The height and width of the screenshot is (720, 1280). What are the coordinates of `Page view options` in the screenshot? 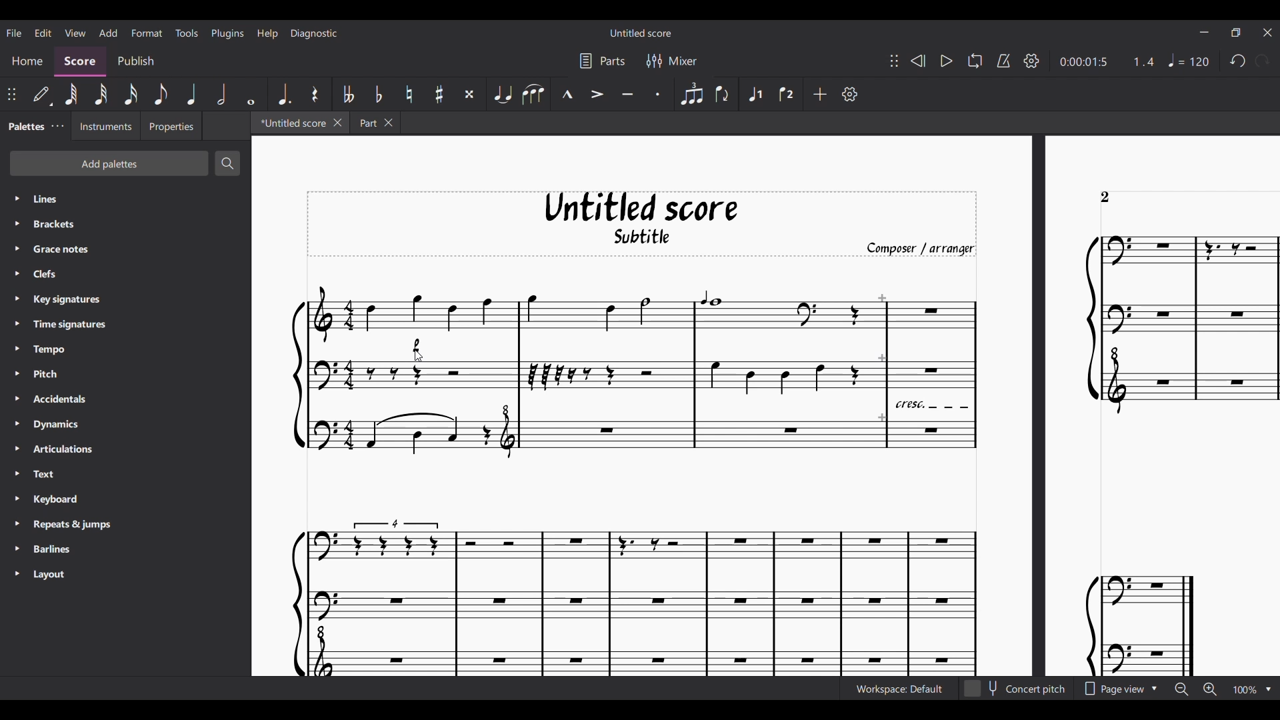 It's located at (1119, 688).